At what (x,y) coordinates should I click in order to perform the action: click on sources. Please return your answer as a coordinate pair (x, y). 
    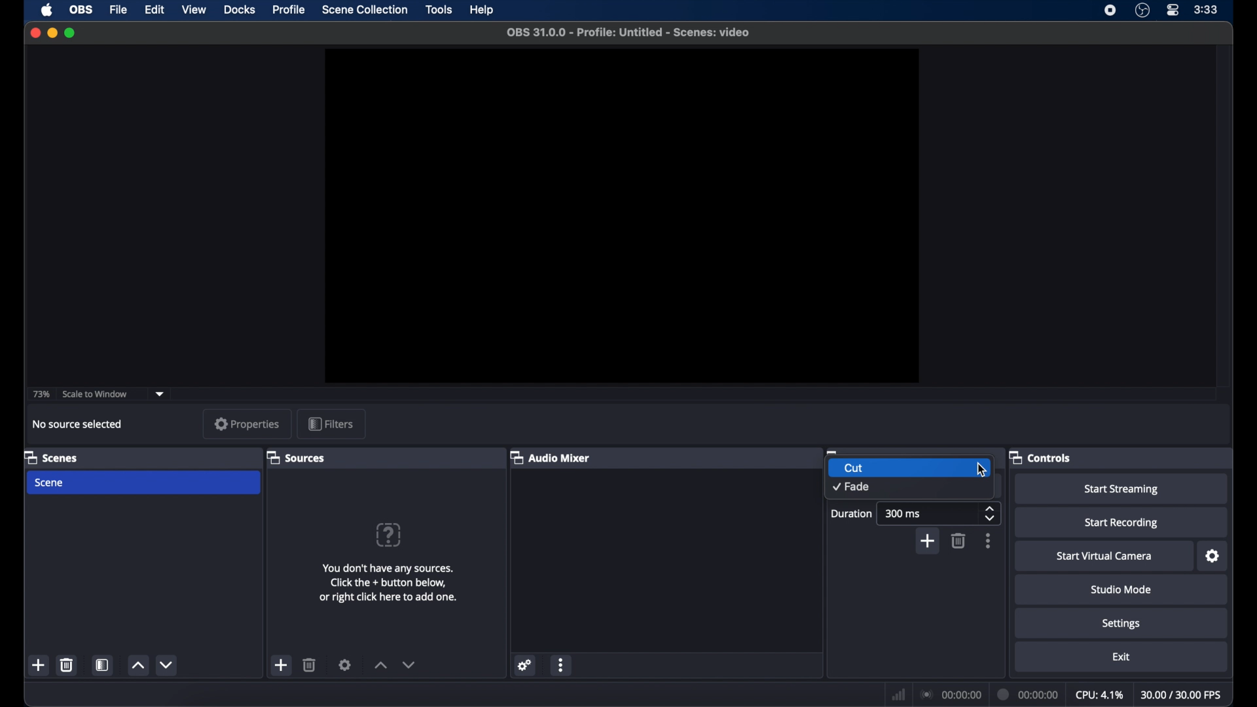
    Looking at the image, I should click on (296, 459).